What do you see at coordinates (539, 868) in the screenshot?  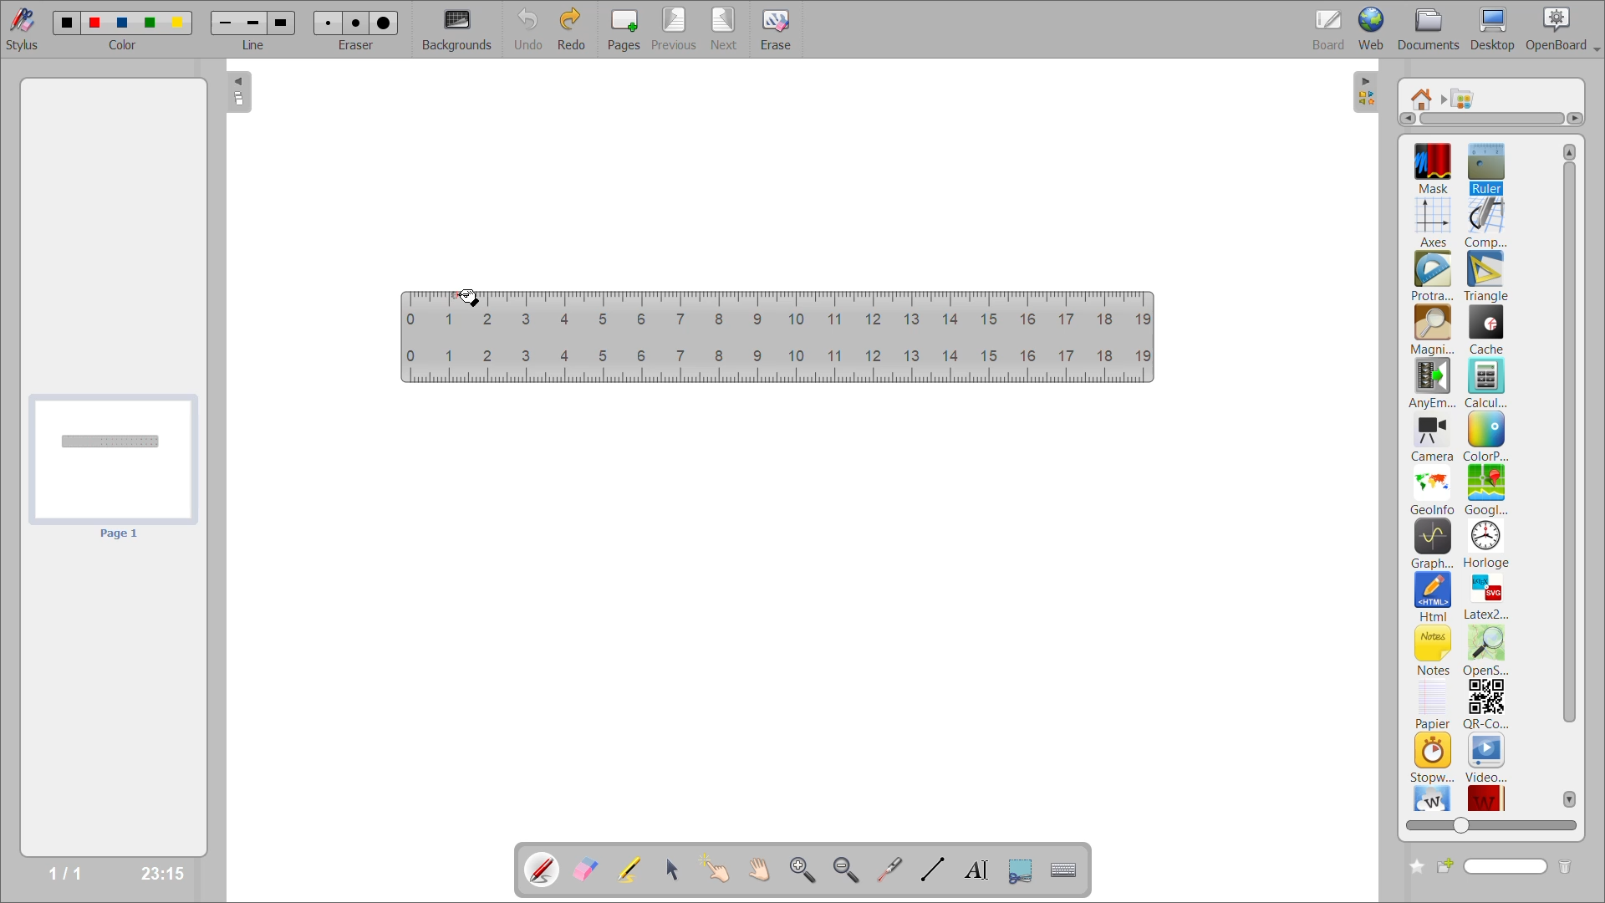 I see `annotate document` at bounding box center [539, 868].